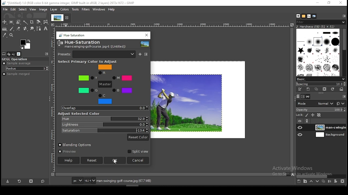 This screenshot has height=195, width=348. What do you see at coordinates (317, 181) in the screenshot?
I see `move layer on step down` at bounding box center [317, 181].